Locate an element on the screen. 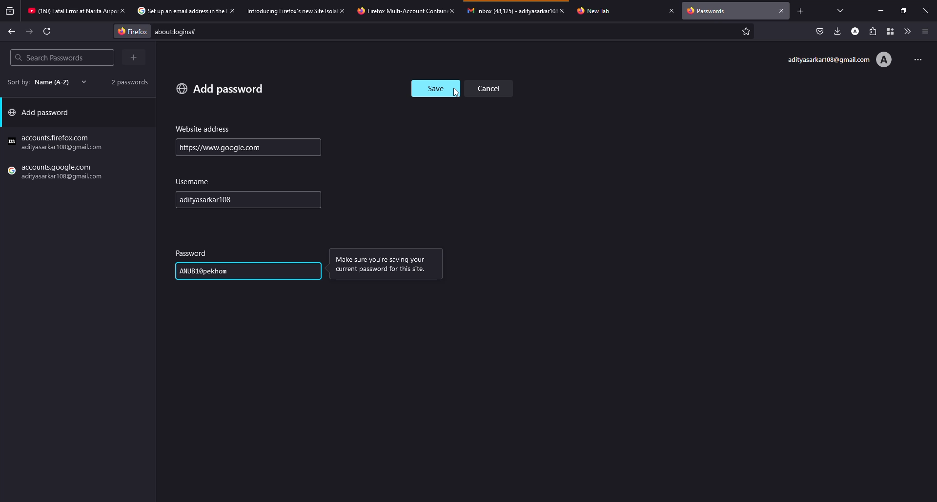 This screenshot has height=502, width=937. password is located at coordinates (192, 252).